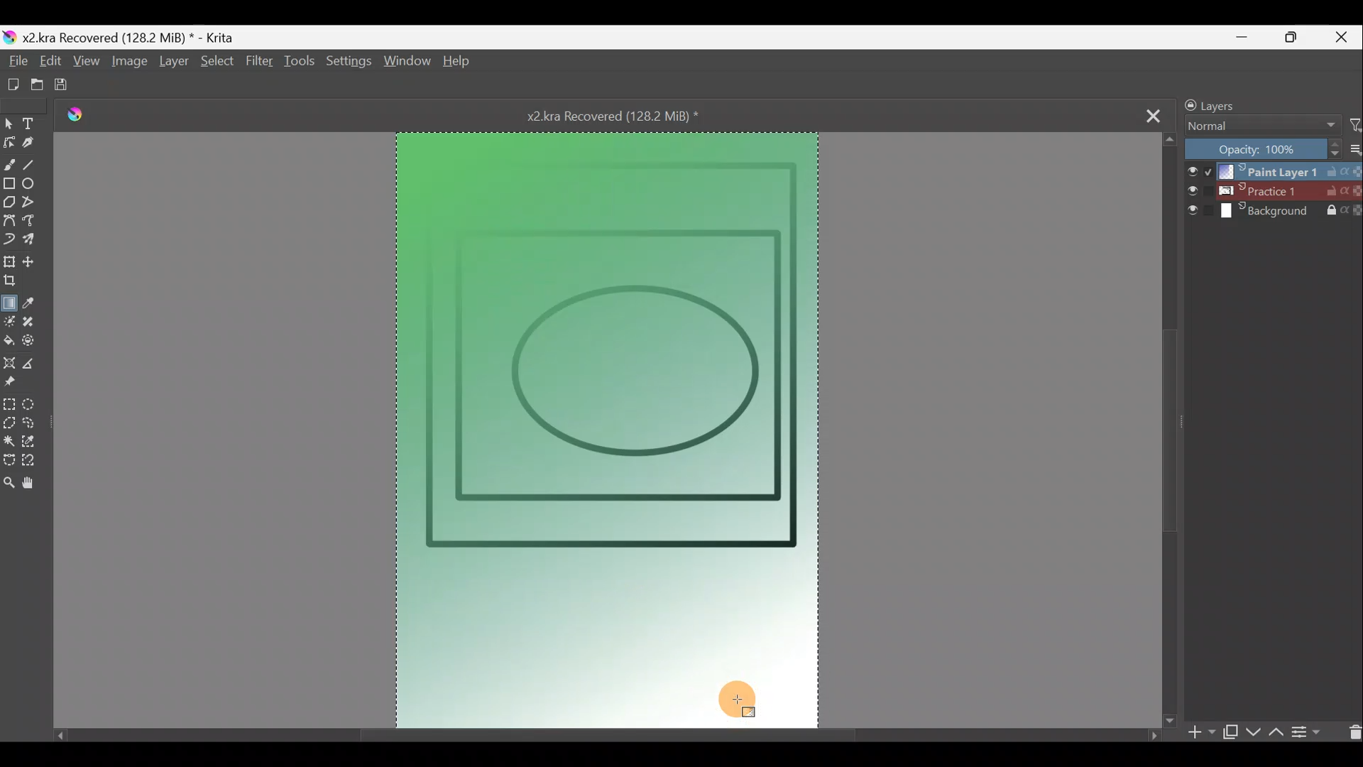 This screenshot has height=767, width=1363. I want to click on Assistant tool, so click(9, 365).